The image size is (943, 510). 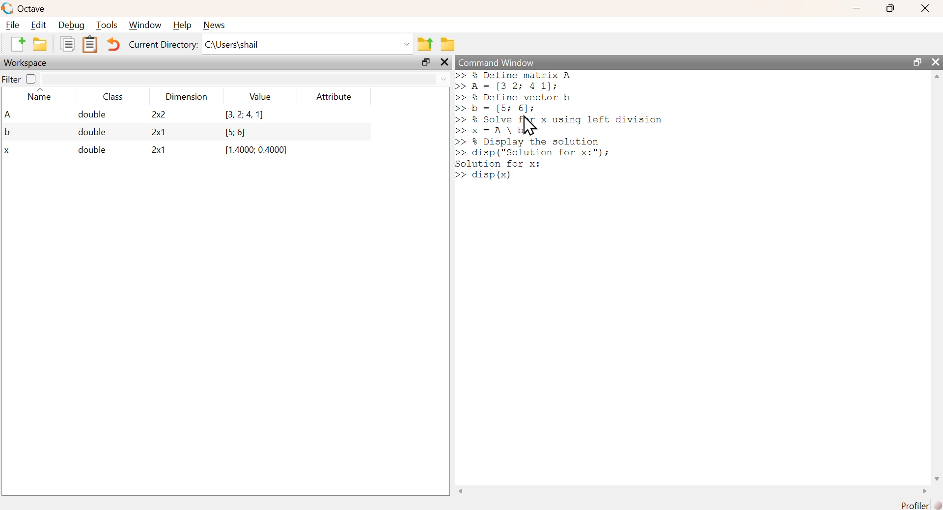 I want to click on octave, so click(x=25, y=8).